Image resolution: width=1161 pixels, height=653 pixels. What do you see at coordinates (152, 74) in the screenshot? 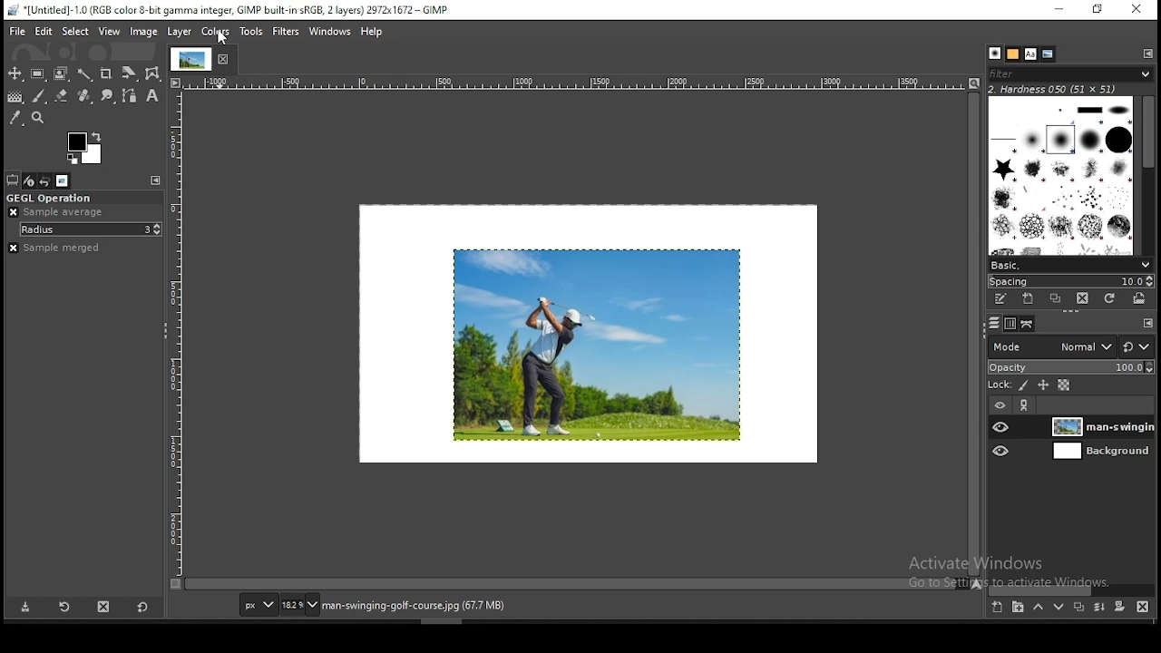
I see `wrap transform` at bounding box center [152, 74].